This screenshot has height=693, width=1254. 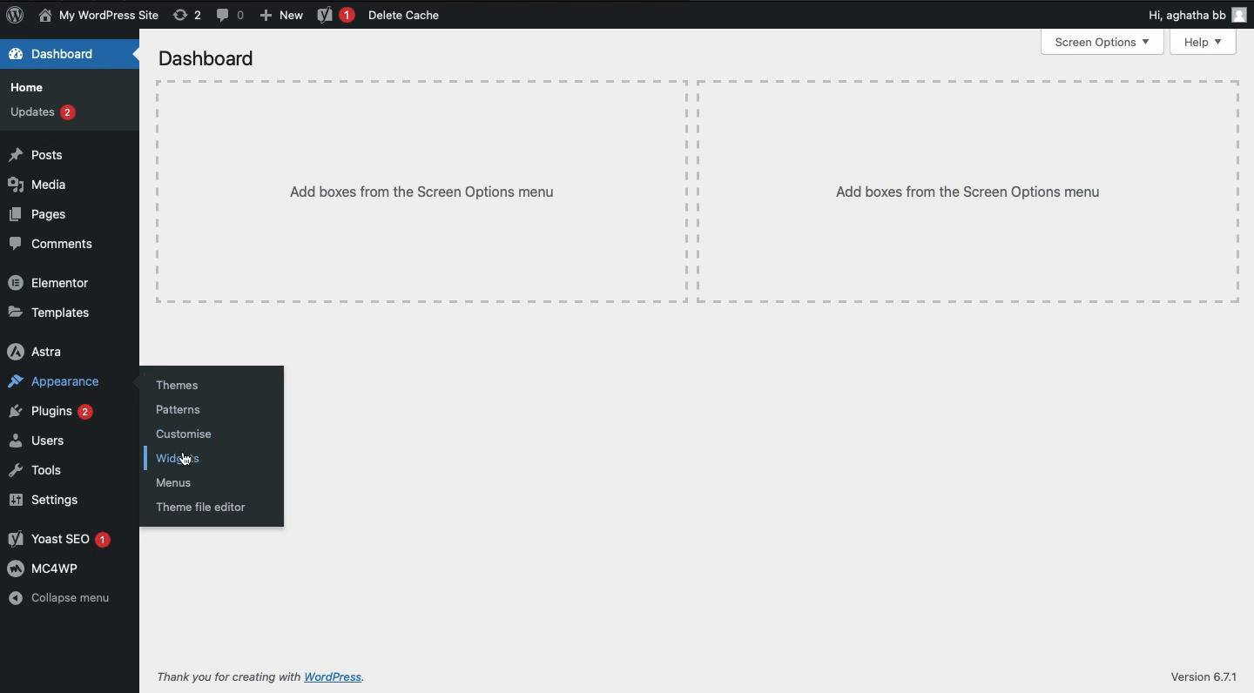 I want to click on Theme file editor, so click(x=204, y=510).